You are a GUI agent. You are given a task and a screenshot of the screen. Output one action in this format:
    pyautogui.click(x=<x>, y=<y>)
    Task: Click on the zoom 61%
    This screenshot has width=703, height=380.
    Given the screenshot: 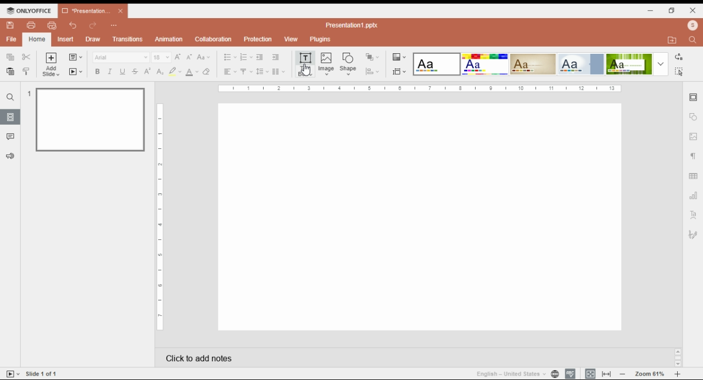 What is the action you would take?
    pyautogui.click(x=649, y=374)
    